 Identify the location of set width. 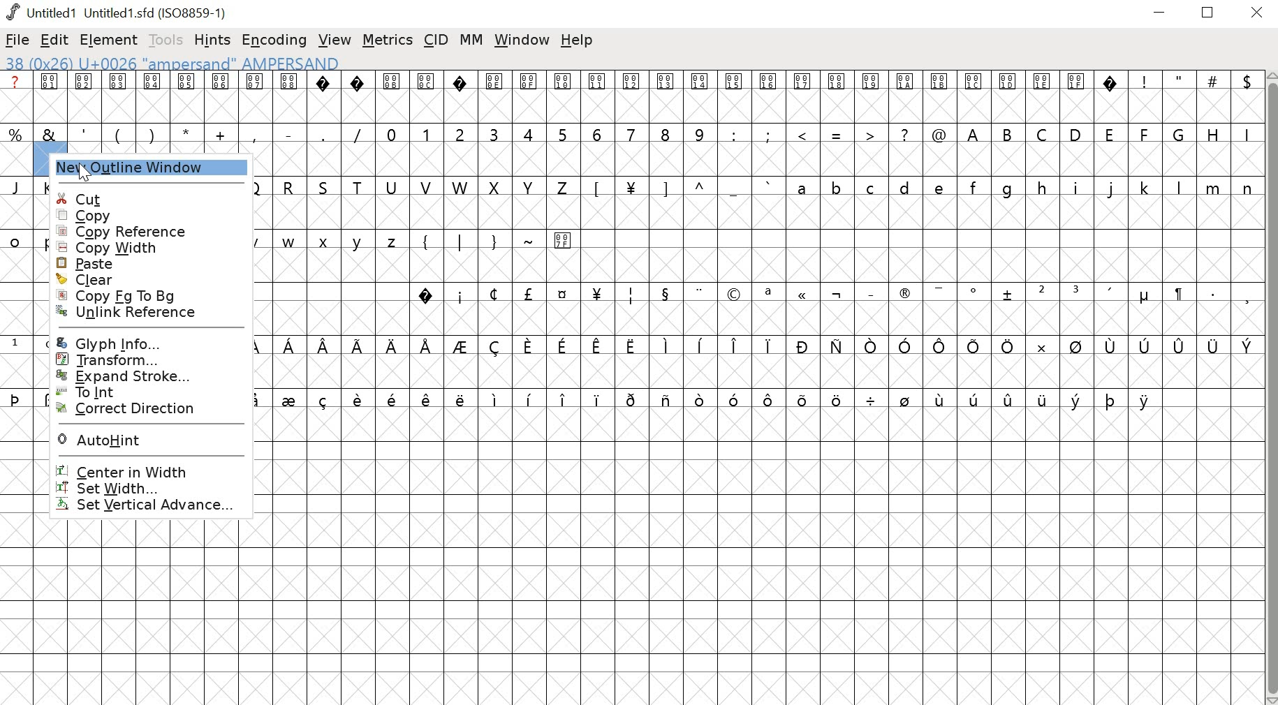
(156, 489).